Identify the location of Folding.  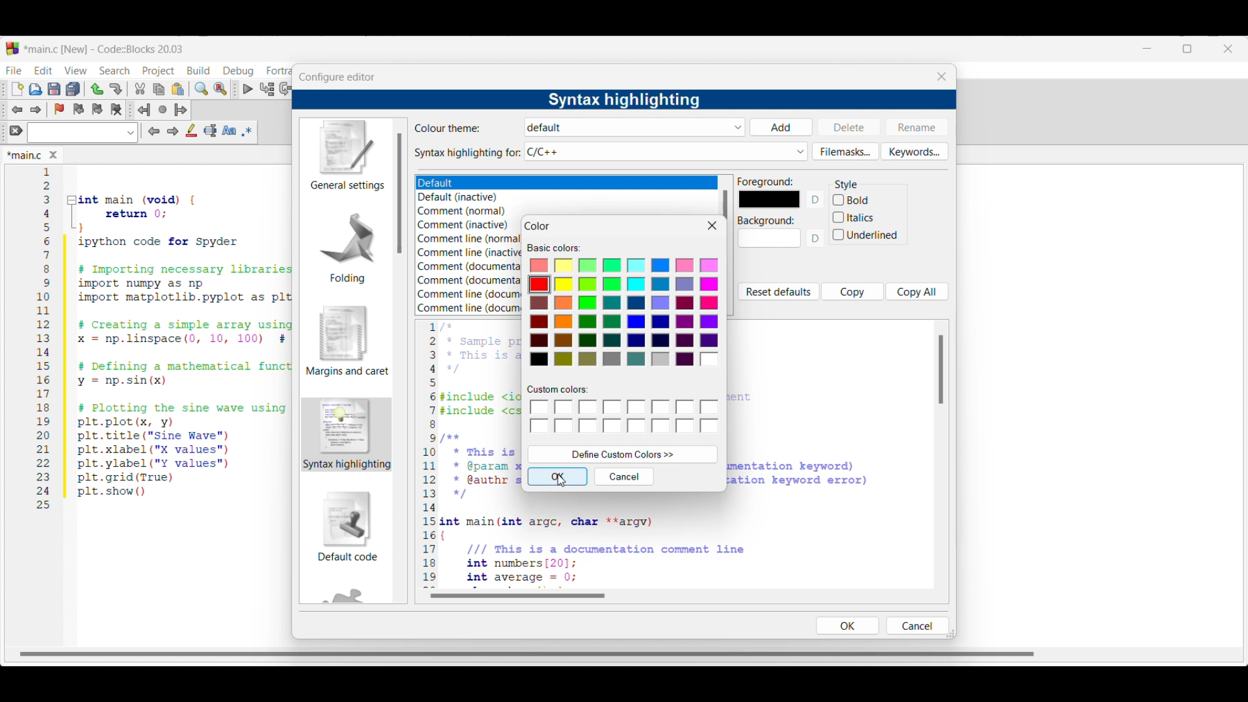
(347, 247).